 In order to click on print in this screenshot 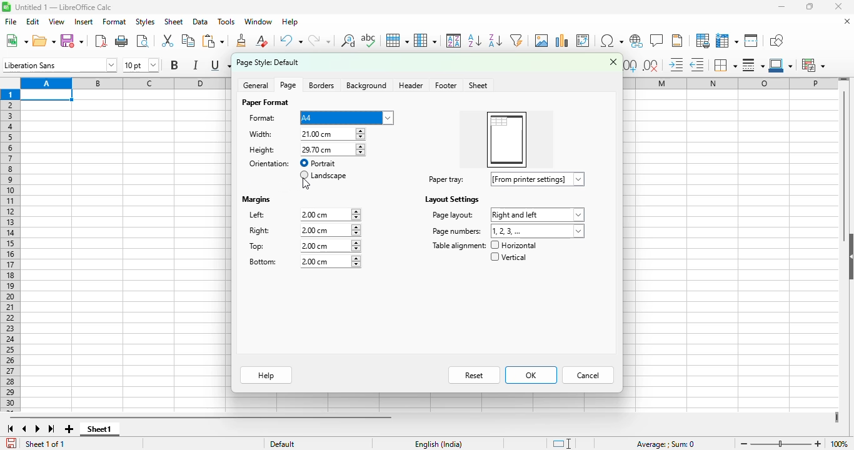, I will do `click(123, 41)`.